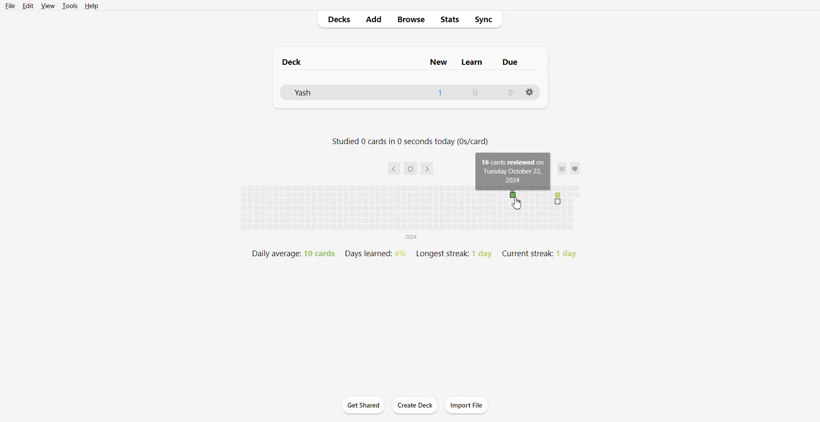  What do you see at coordinates (468, 405) in the screenshot?
I see `Import File` at bounding box center [468, 405].